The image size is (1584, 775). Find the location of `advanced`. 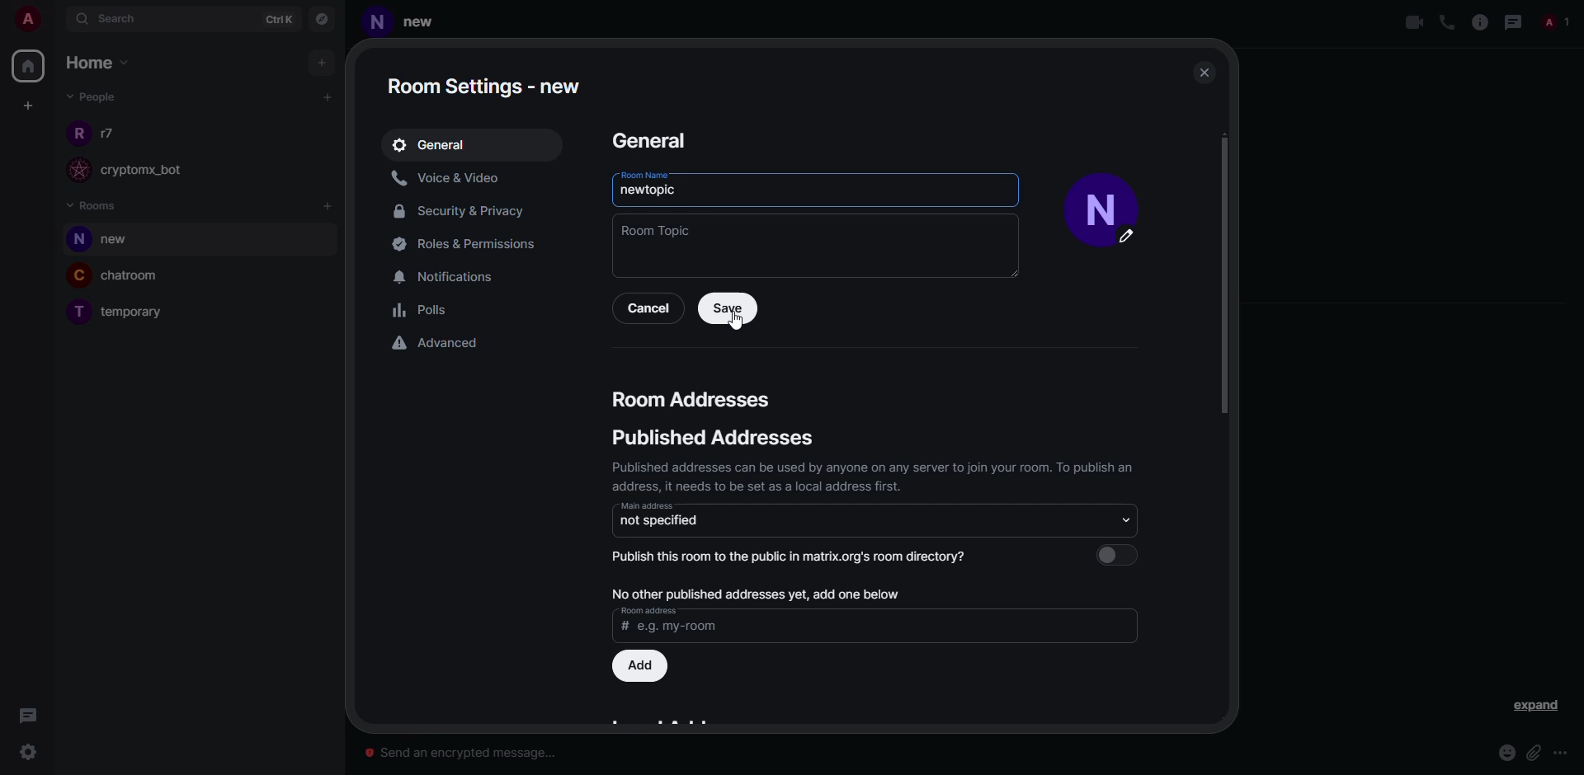

advanced is located at coordinates (438, 342).